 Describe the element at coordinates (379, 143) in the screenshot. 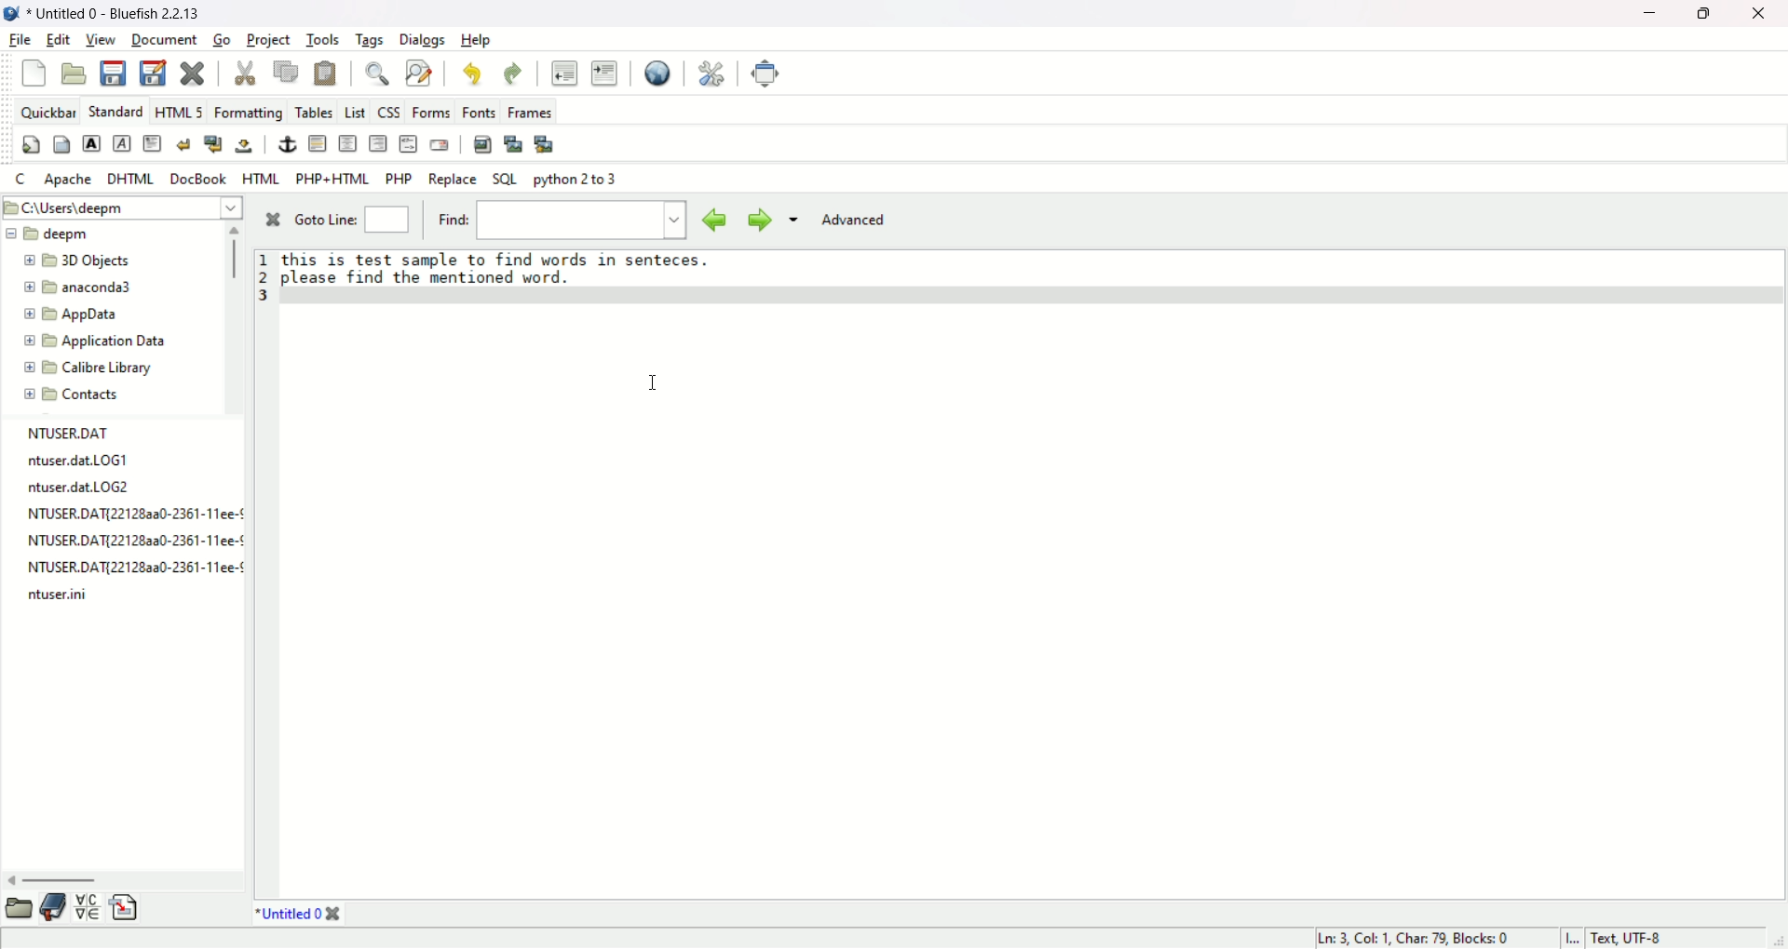

I see `right justify` at that location.